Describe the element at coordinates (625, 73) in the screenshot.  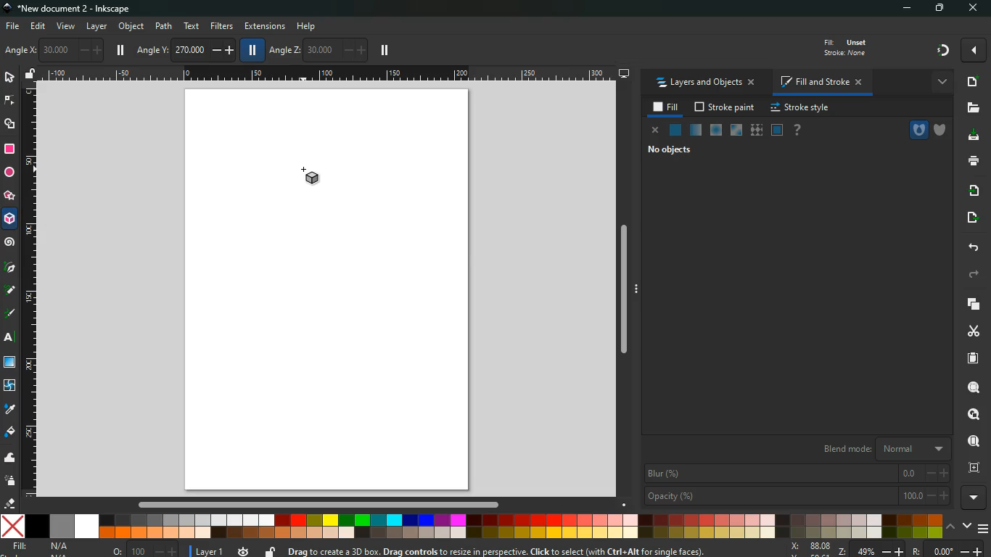
I see `desktop` at that location.